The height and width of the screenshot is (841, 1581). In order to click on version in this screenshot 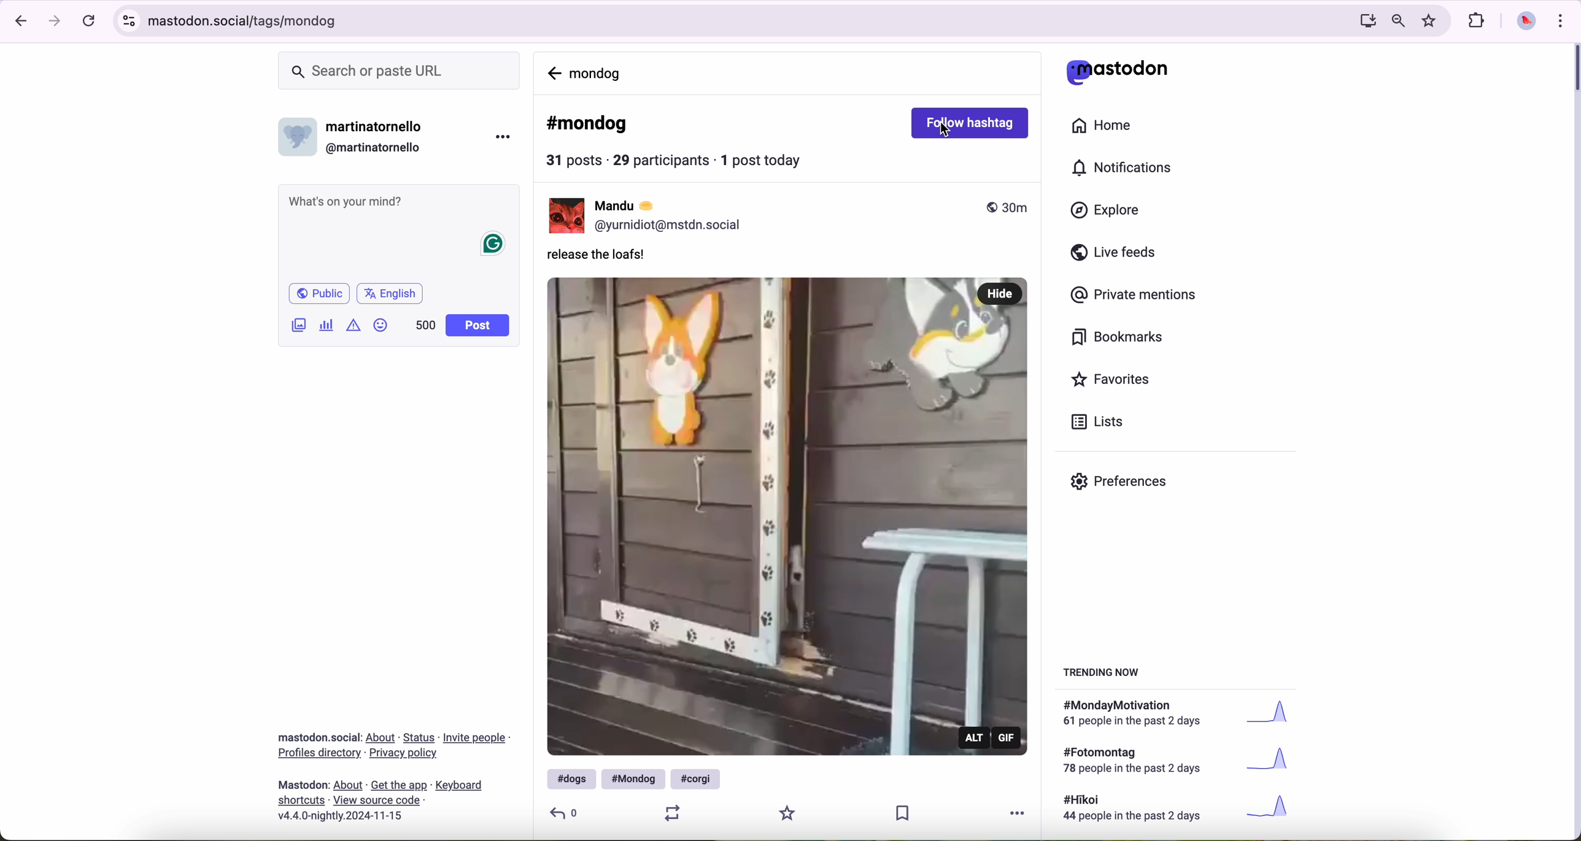, I will do `click(340, 816)`.